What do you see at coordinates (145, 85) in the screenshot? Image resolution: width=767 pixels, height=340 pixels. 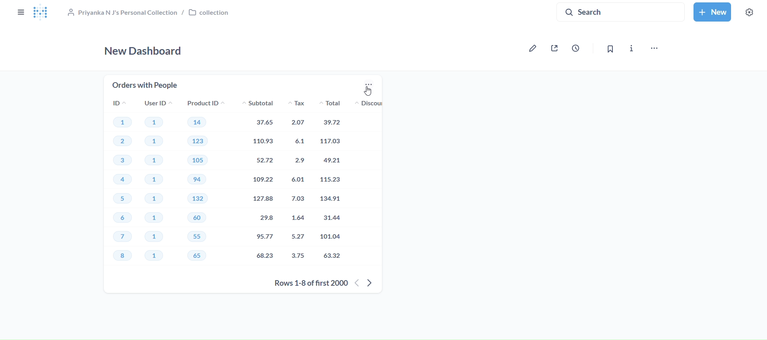 I see `orders with people` at bounding box center [145, 85].